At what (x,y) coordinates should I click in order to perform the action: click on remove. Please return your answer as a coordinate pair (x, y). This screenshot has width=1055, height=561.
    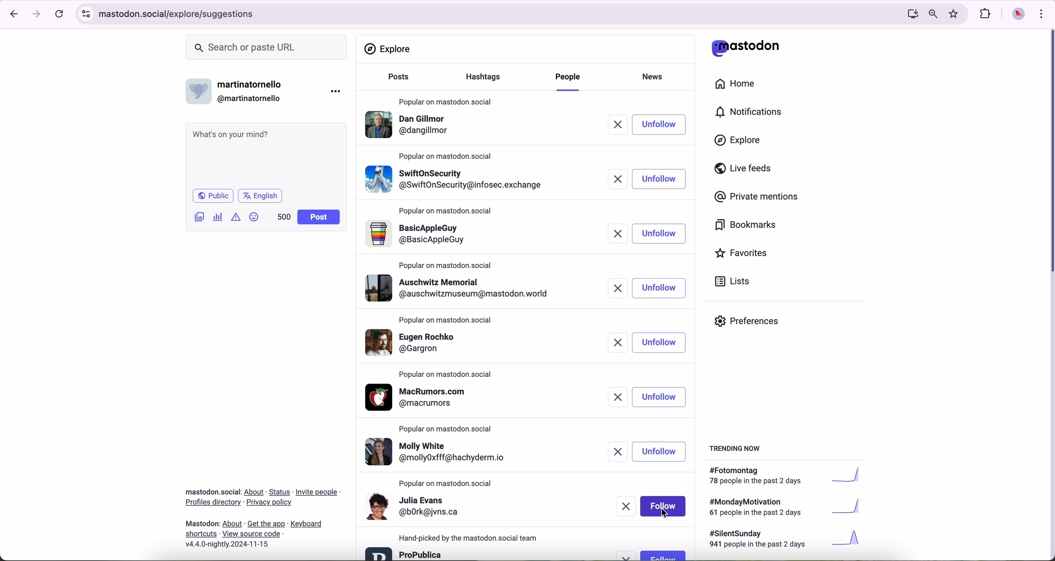
    Looking at the image, I should click on (627, 506).